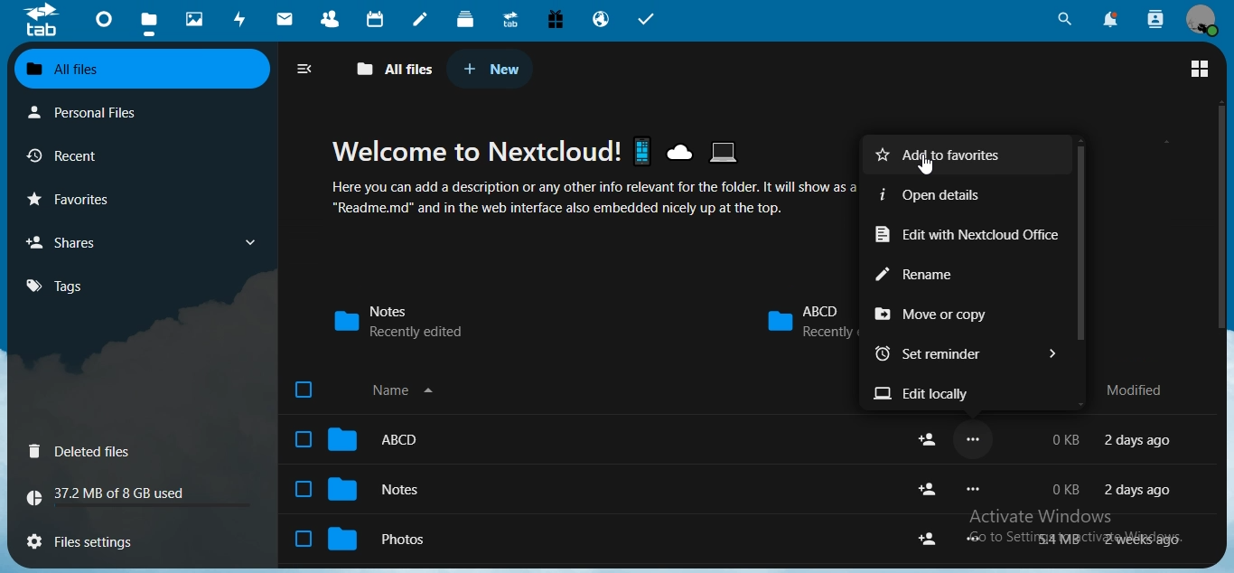 The height and width of the screenshot is (573, 1234). I want to click on text, so click(113, 490).